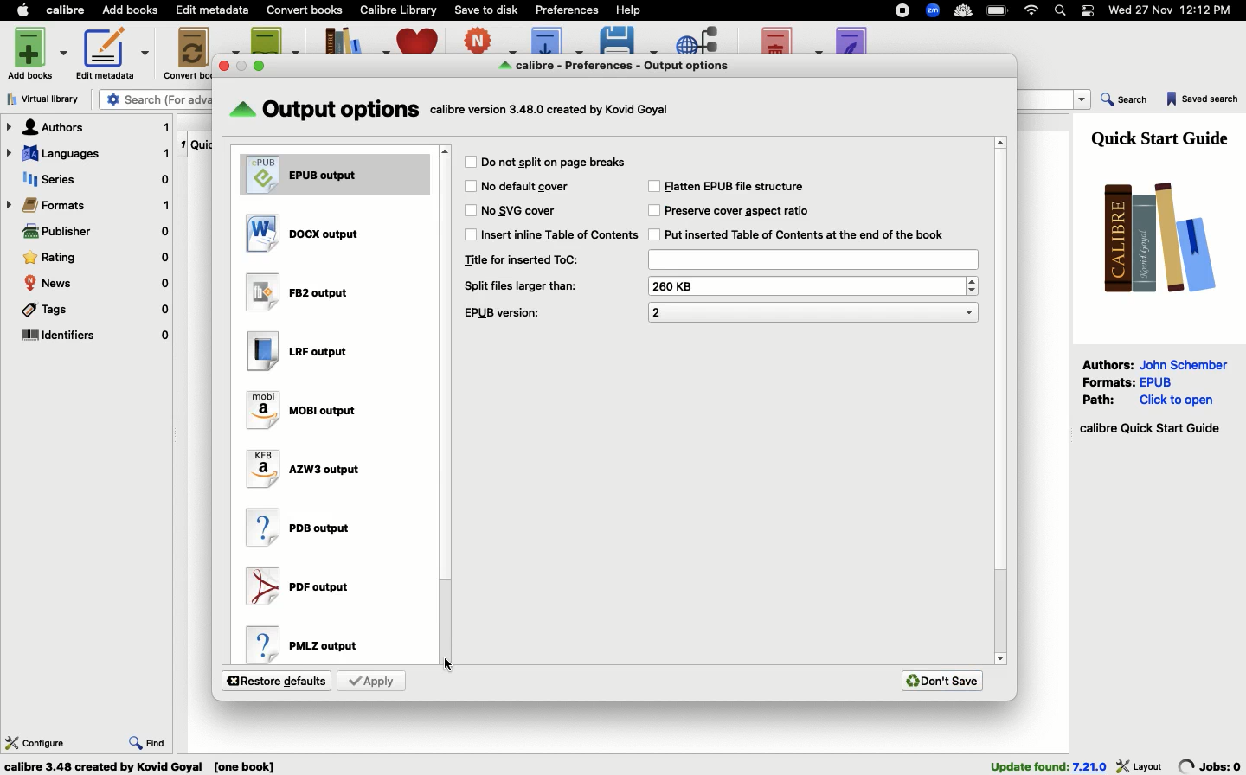 This screenshot has width=1246, height=775. What do you see at coordinates (48, 99) in the screenshot?
I see `Virtual library` at bounding box center [48, 99].